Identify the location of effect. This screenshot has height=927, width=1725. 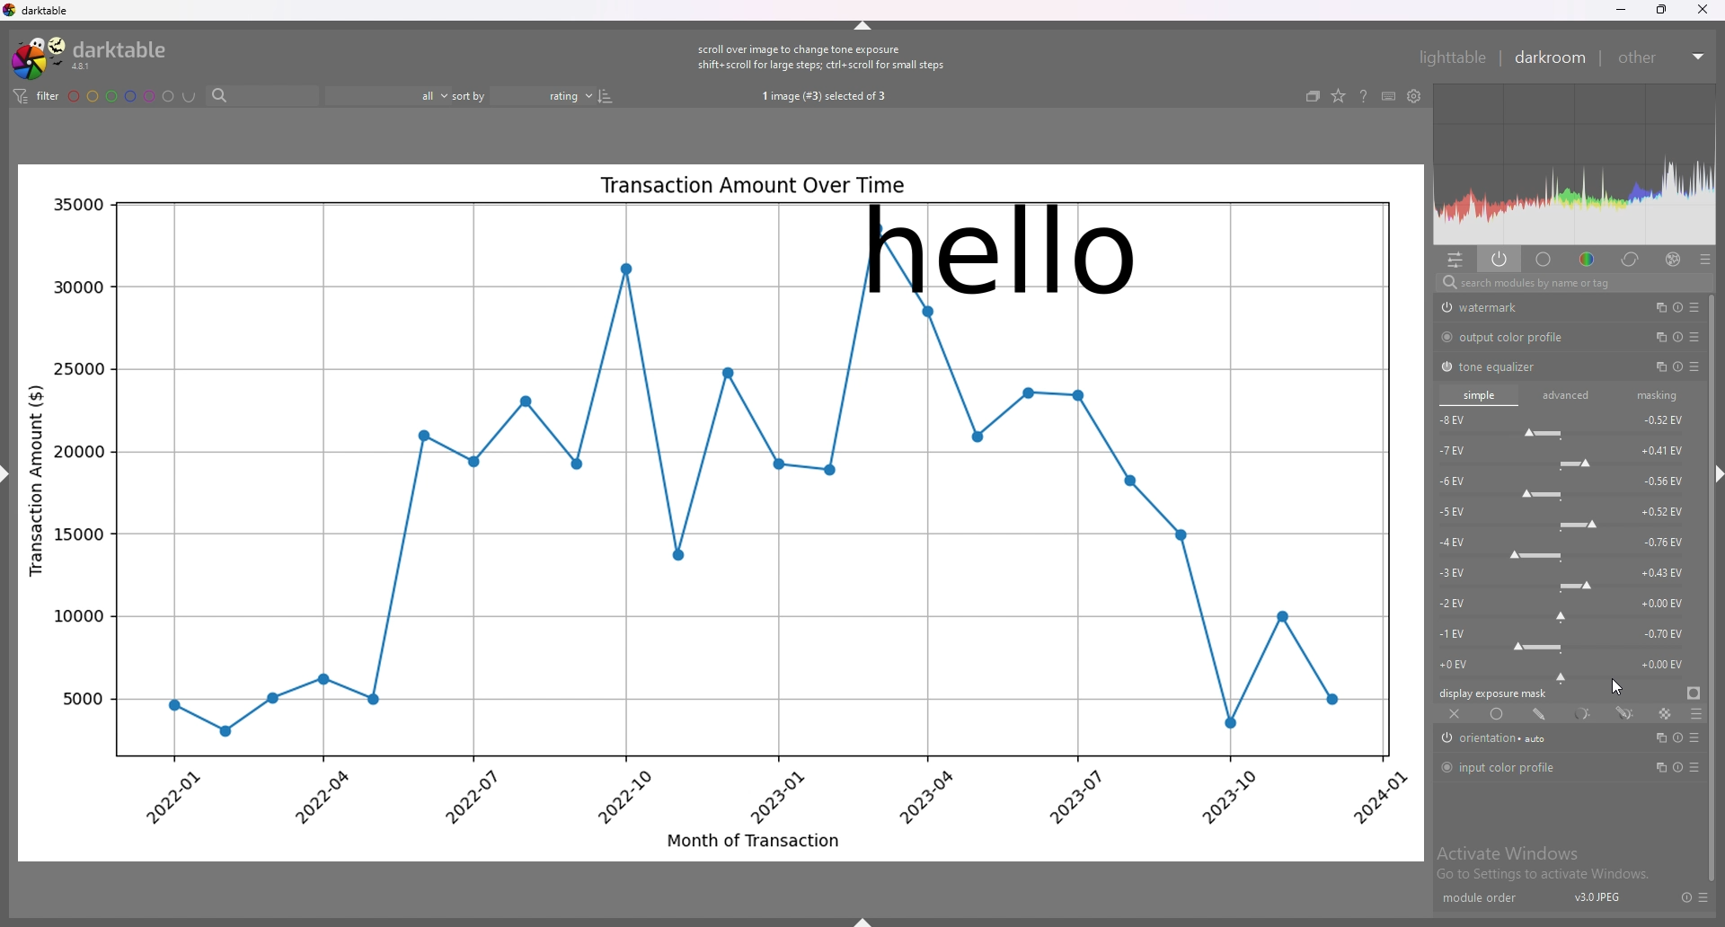
(1673, 259).